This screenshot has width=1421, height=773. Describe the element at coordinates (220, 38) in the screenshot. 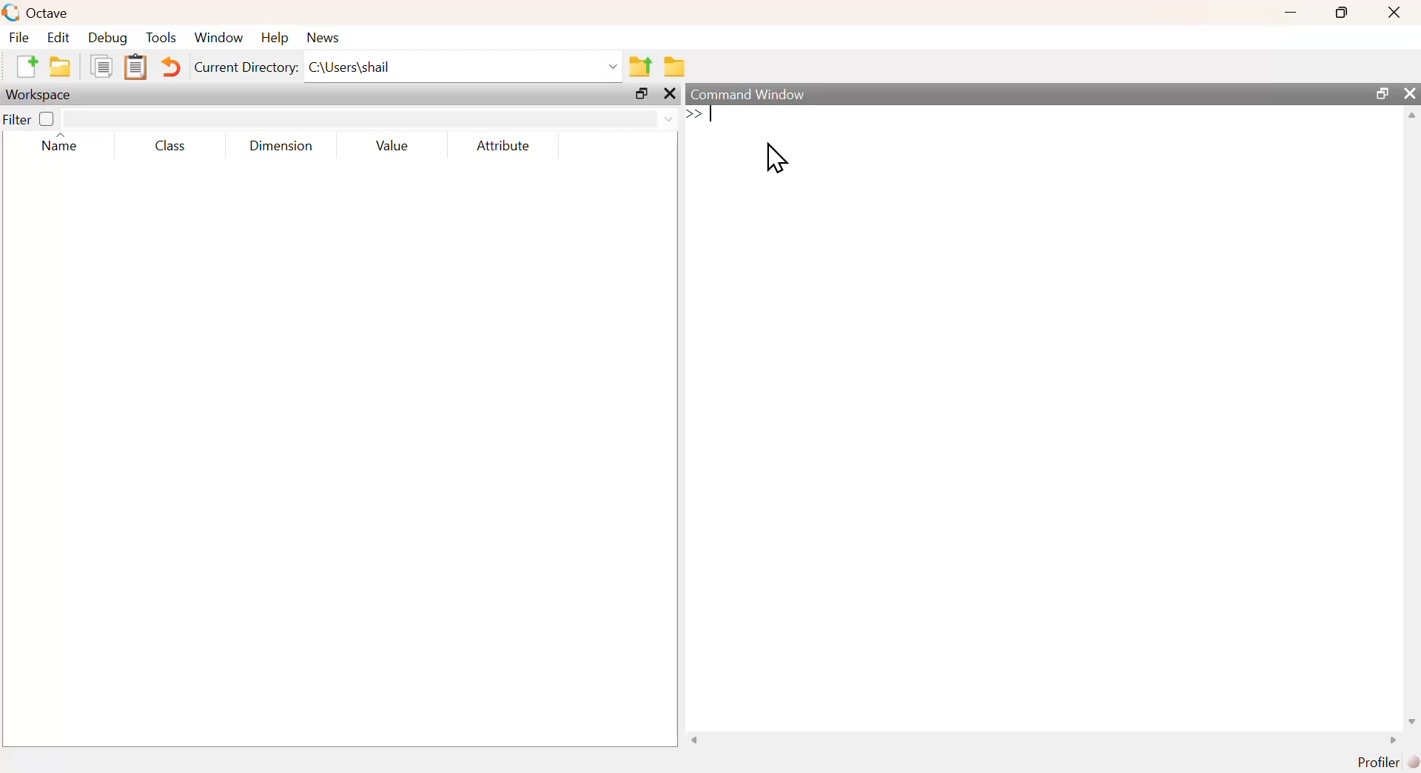

I see `window` at that location.